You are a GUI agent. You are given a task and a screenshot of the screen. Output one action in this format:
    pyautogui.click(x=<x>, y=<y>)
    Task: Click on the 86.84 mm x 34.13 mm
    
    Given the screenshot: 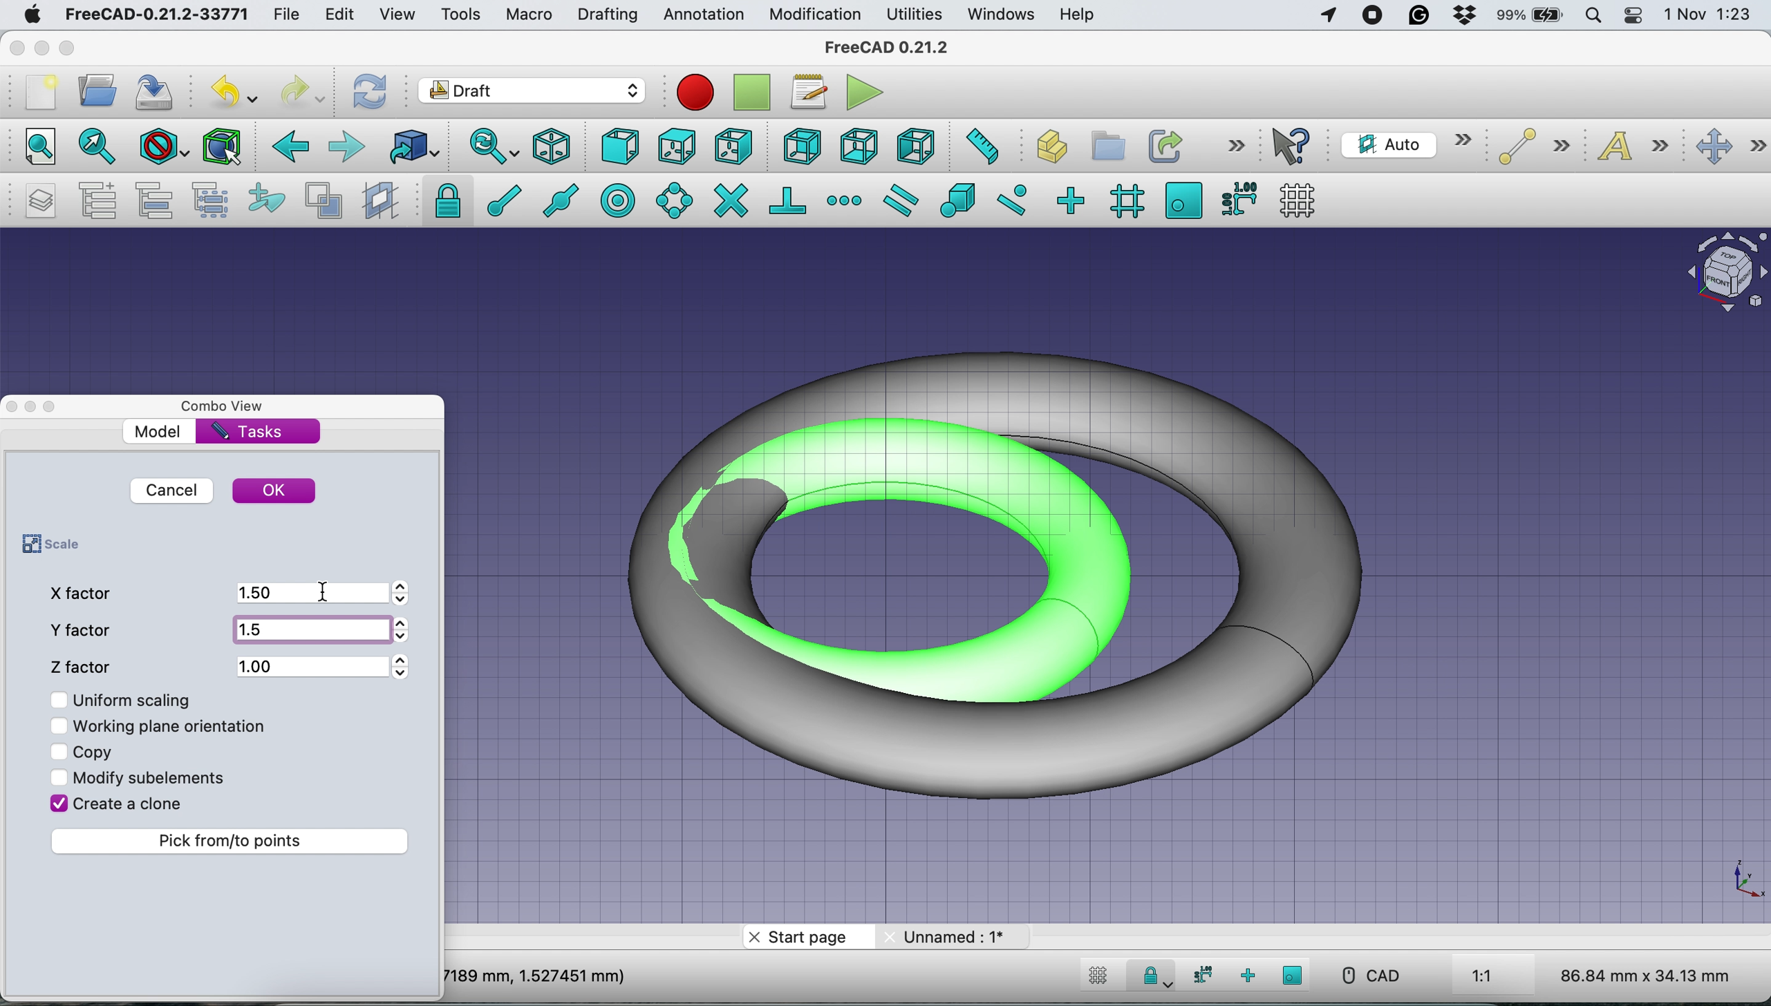 What is the action you would take?
    pyautogui.click(x=1647, y=975)
    